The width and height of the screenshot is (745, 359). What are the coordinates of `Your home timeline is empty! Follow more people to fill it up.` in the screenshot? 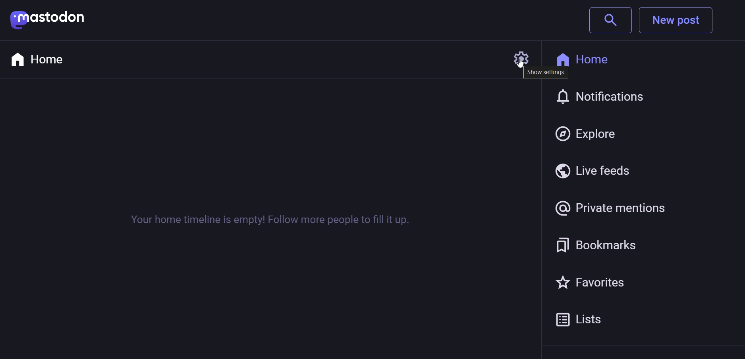 It's located at (267, 219).